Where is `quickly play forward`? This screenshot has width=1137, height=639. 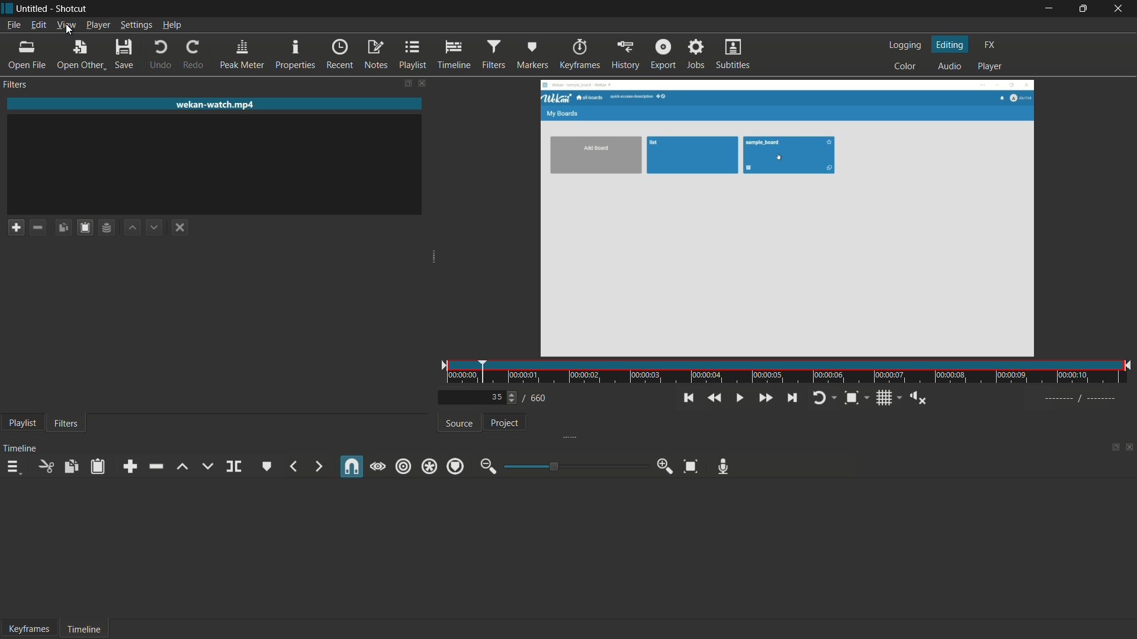
quickly play forward is located at coordinates (765, 398).